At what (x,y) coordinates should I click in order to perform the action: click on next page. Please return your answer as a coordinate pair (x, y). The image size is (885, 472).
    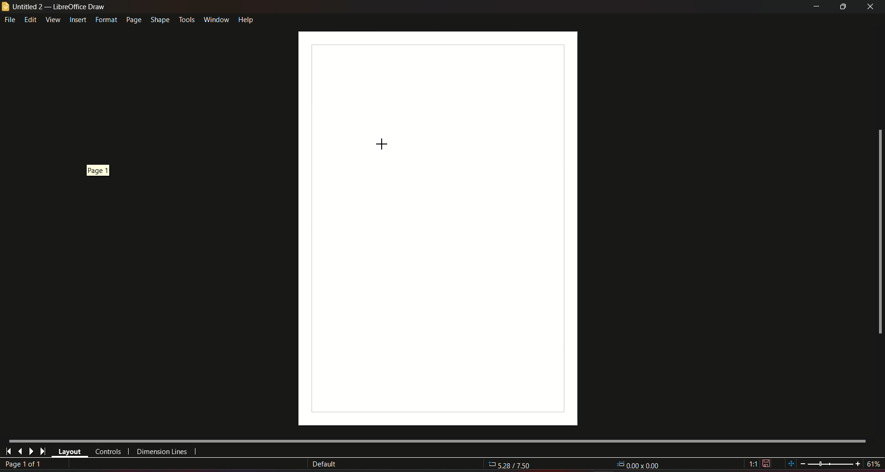
    Looking at the image, I should click on (31, 451).